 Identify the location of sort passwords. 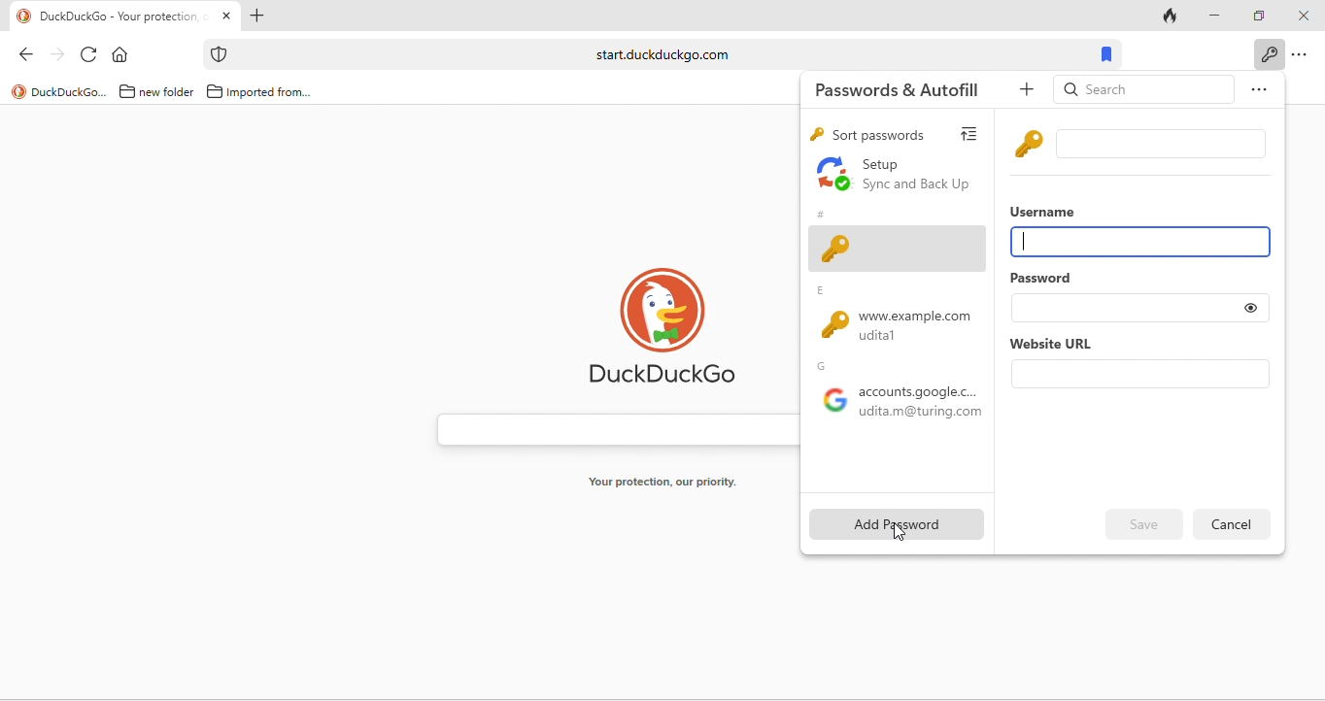
(879, 135).